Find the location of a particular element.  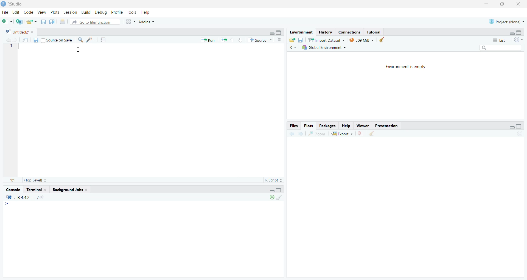

minimise is located at coordinates (271, 33).